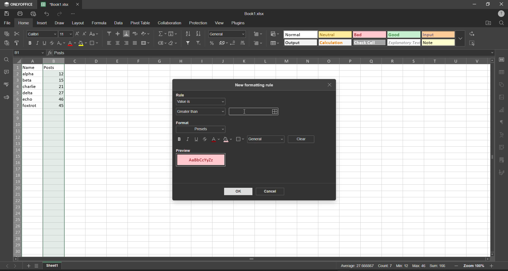 Image resolution: width=508 pixels, height=271 pixels. I want to click on align center, so click(117, 43).